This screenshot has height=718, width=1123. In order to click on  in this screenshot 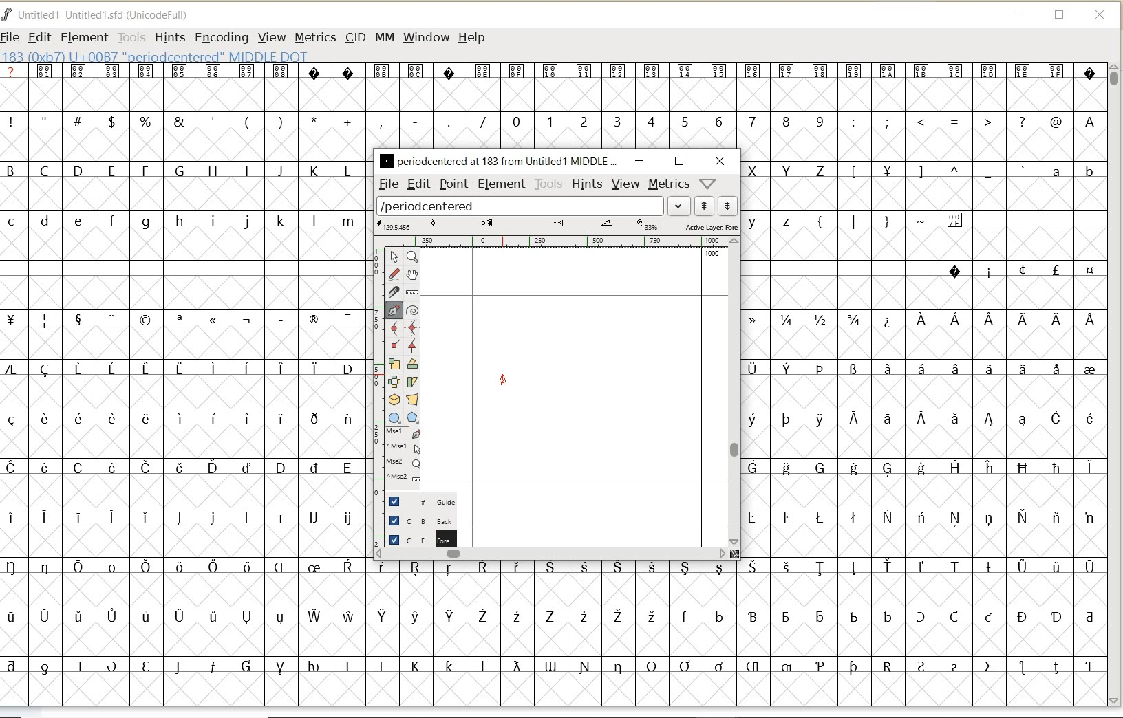, I will do `click(936, 173)`.